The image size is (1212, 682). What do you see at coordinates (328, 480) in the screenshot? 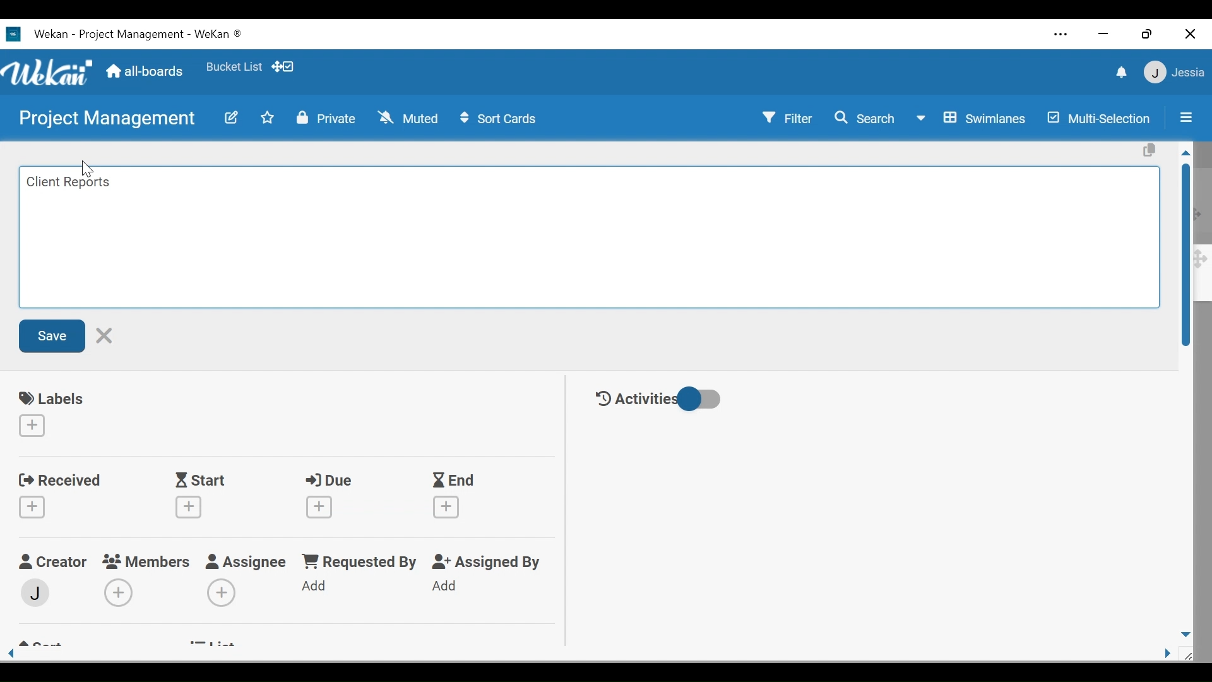
I see `Due Date` at bounding box center [328, 480].